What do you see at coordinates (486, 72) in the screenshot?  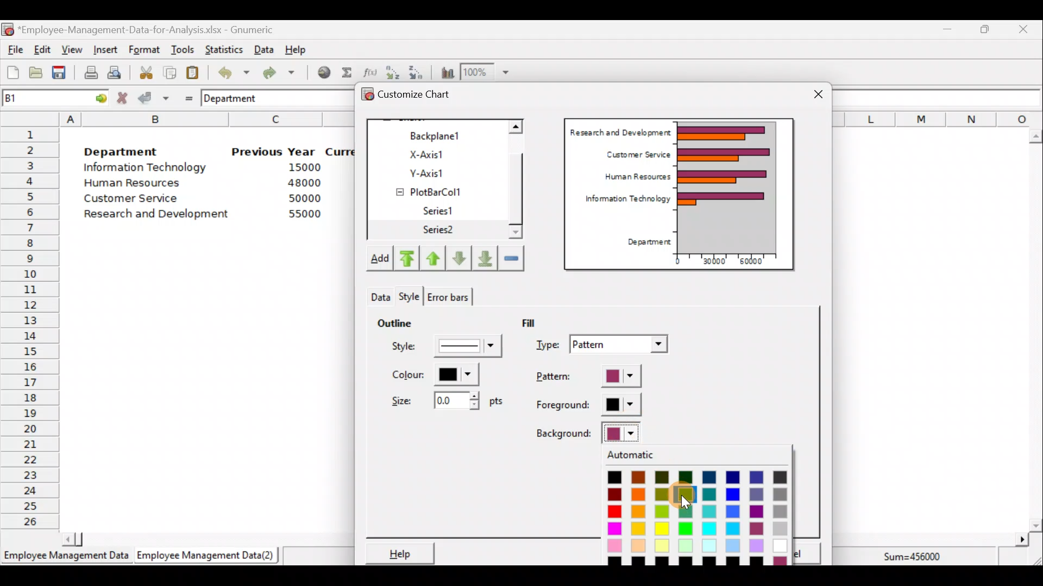 I see `Zoom` at bounding box center [486, 72].